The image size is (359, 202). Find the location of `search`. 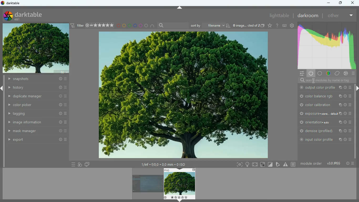

search is located at coordinates (325, 80).